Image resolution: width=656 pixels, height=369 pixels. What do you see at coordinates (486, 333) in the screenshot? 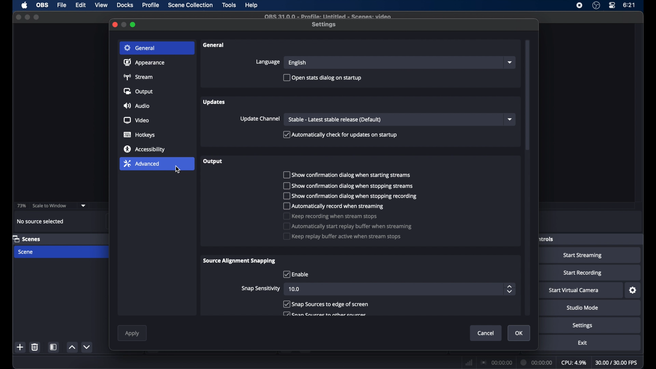
I see `cancel` at bounding box center [486, 333].